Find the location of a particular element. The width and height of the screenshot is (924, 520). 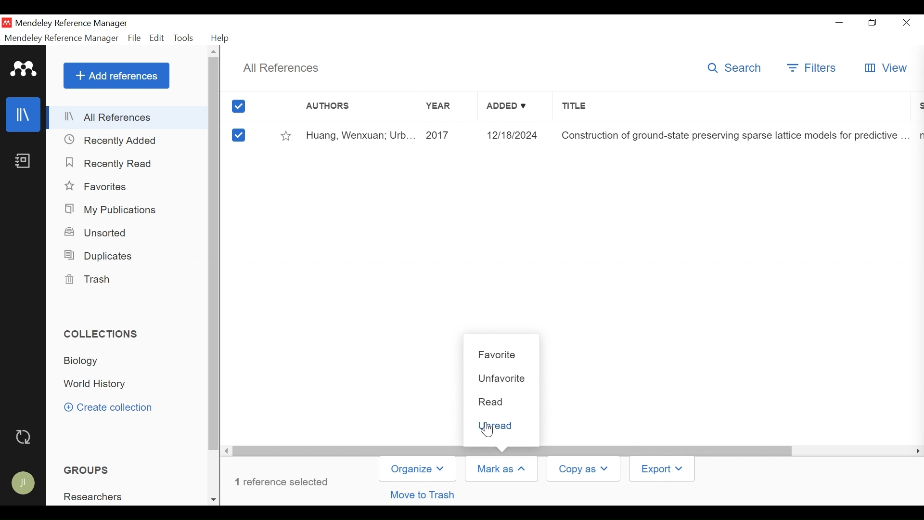

Export is located at coordinates (662, 469).